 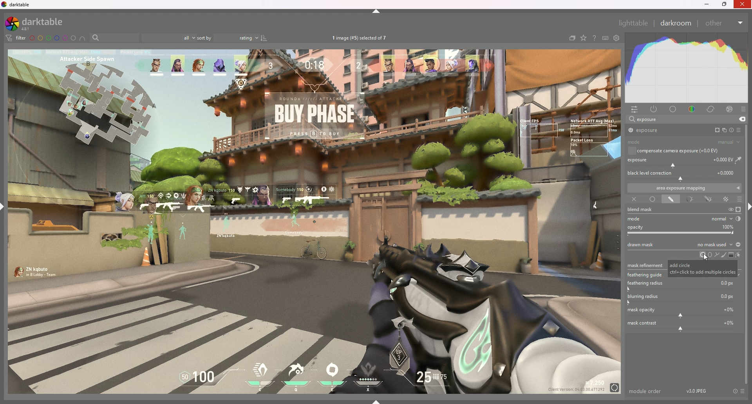 What do you see at coordinates (647, 119) in the screenshot?
I see `exposure` at bounding box center [647, 119].